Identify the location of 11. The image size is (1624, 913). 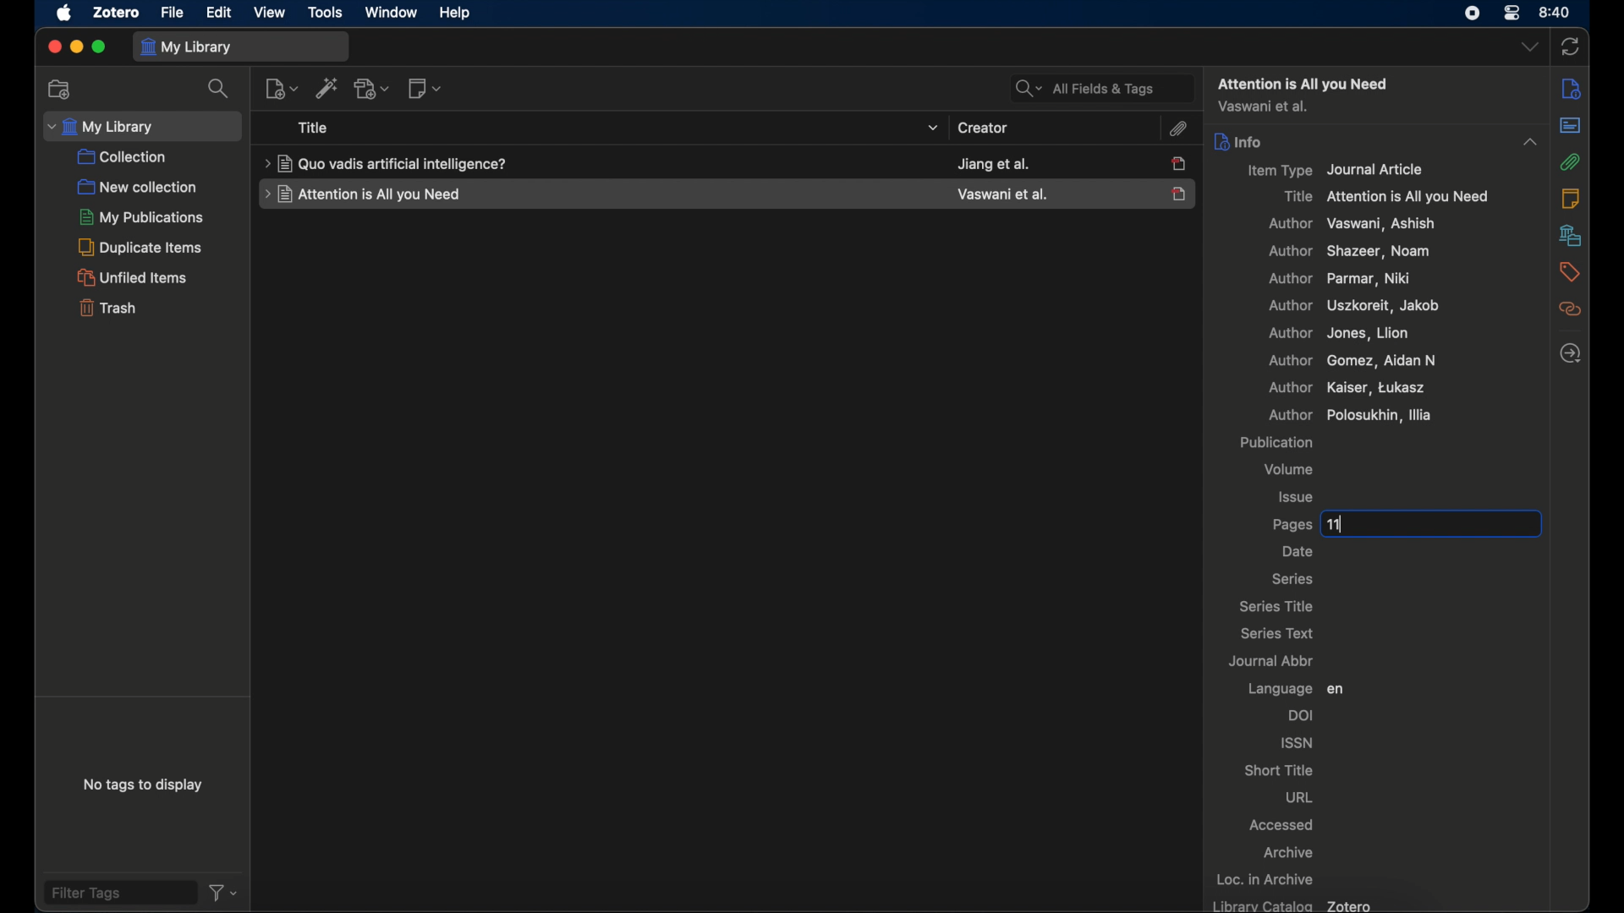
(1336, 524).